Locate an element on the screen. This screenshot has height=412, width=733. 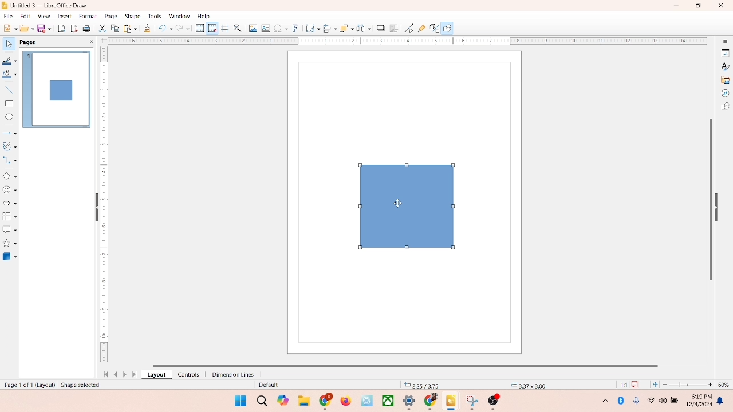
transformation is located at coordinates (310, 28).